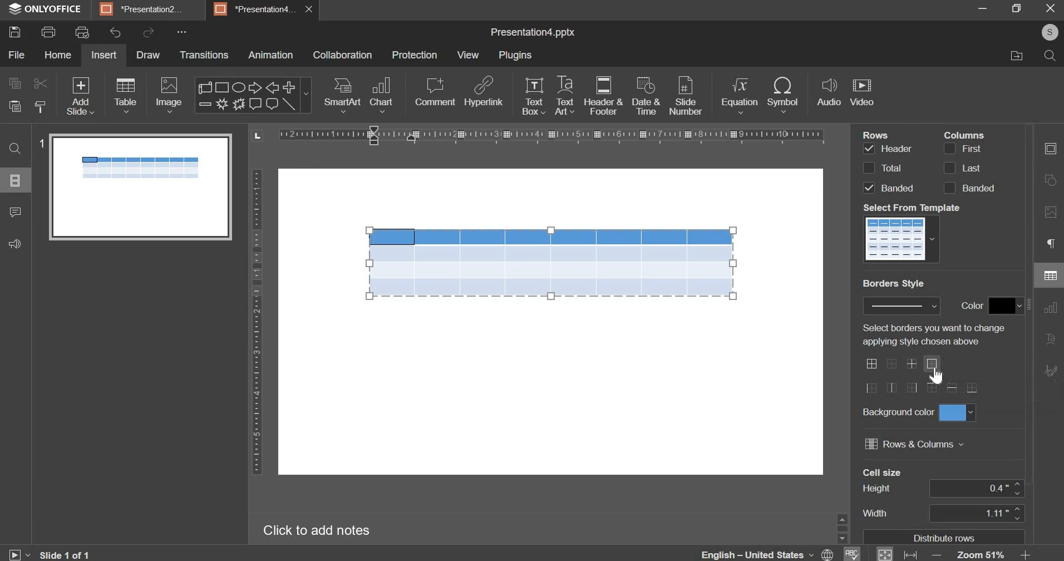 The width and height of the screenshot is (1064, 561). What do you see at coordinates (38, 84) in the screenshot?
I see `cut` at bounding box center [38, 84].